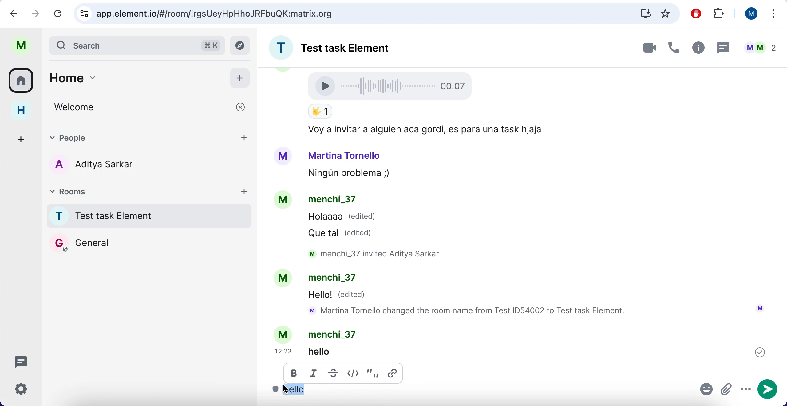 The image size is (787, 406). Describe the element at coordinates (136, 45) in the screenshot. I see `search bar` at that location.